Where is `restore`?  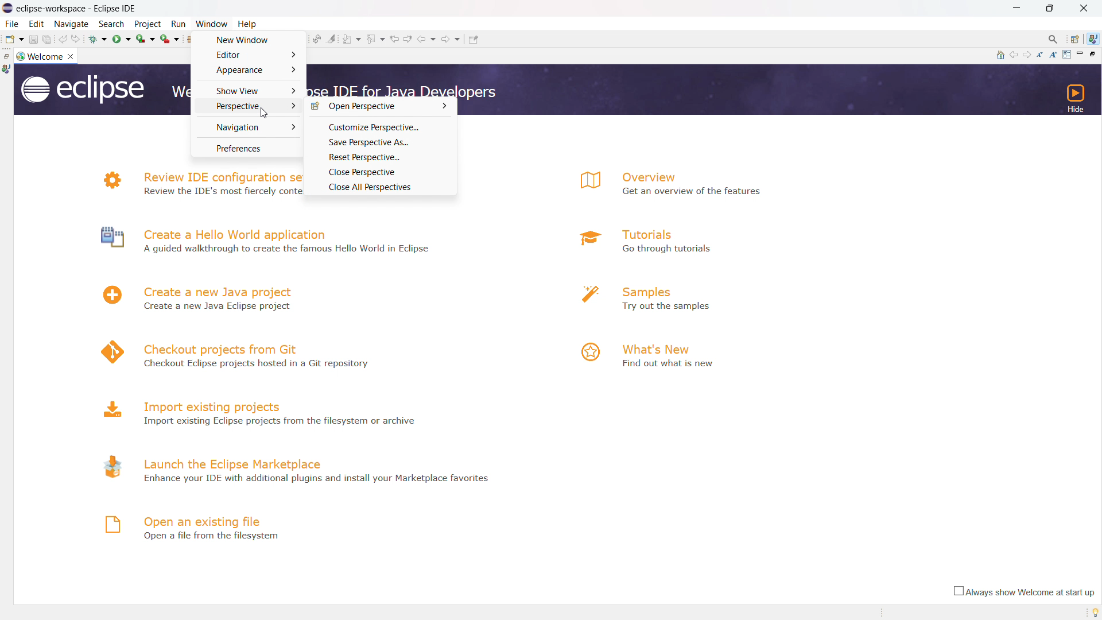 restore is located at coordinates (7, 56).